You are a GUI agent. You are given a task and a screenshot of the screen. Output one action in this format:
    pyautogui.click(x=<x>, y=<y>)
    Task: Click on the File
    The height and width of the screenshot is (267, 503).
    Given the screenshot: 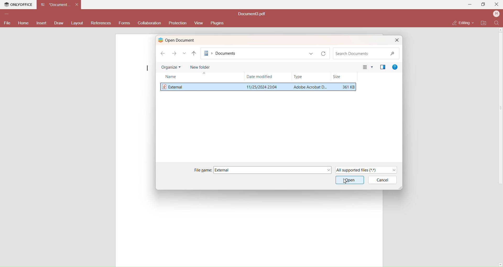 What is the action you would take?
    pyautogui.click(x=7, y=23)
    